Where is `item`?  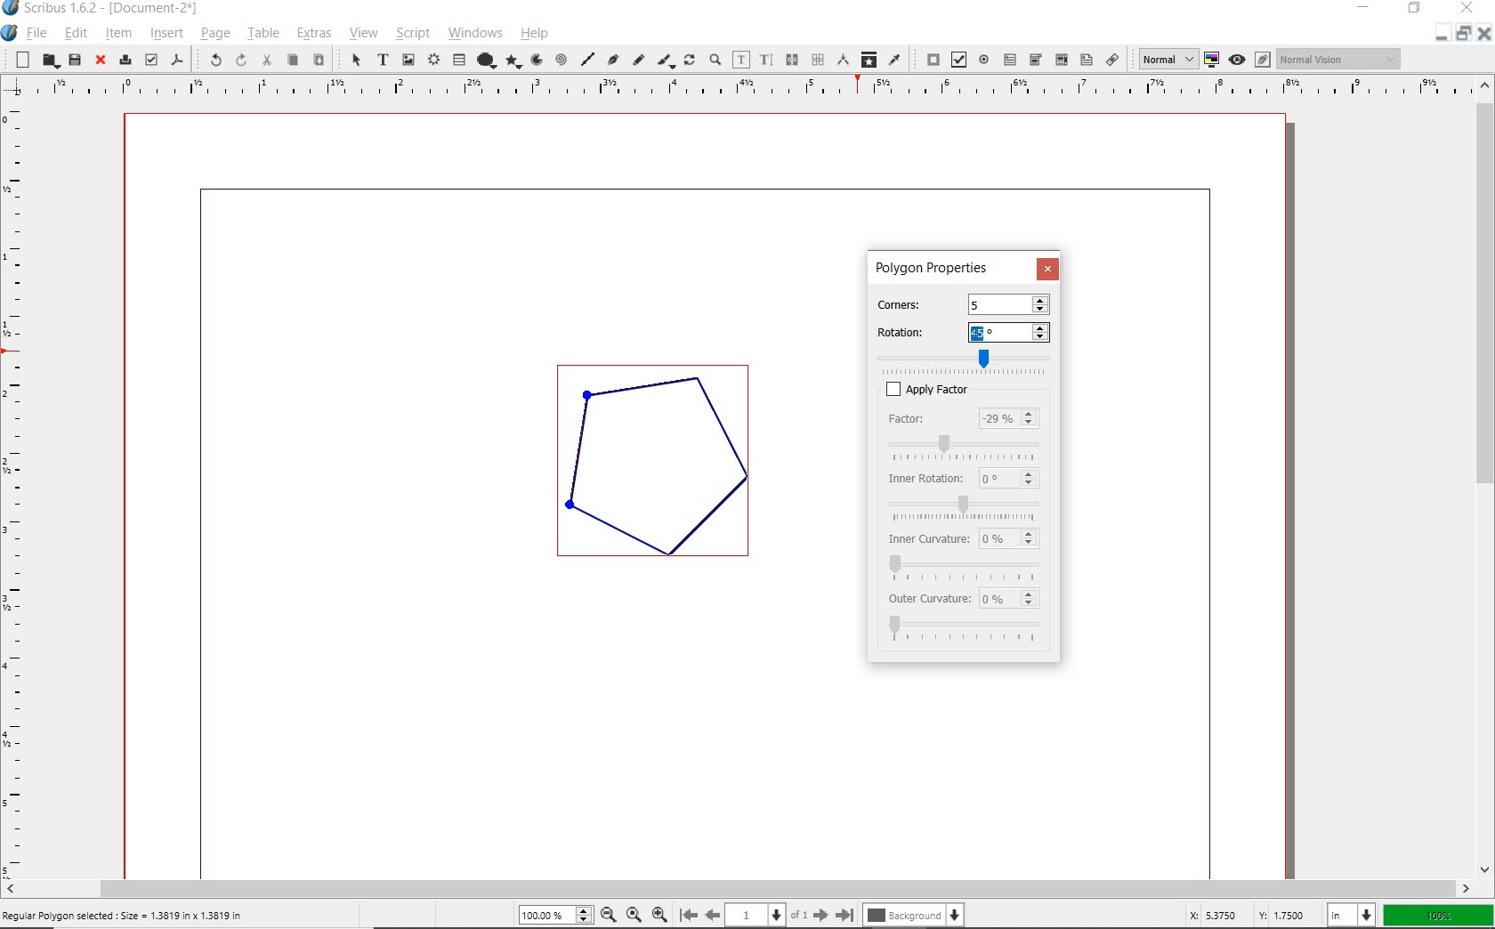
item is located at coordinates (118, 36).